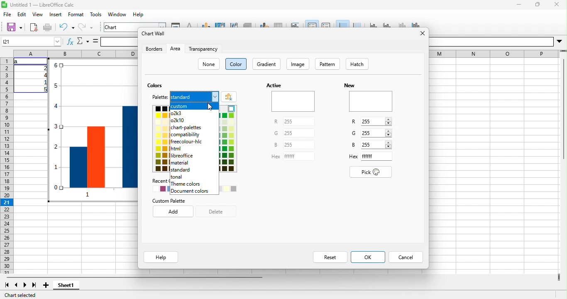 Image resolution: width=567 pixels, height=299 pixels. Describe the element at coordinates (330, 257) in the screenshot. I see `reset` at that location.